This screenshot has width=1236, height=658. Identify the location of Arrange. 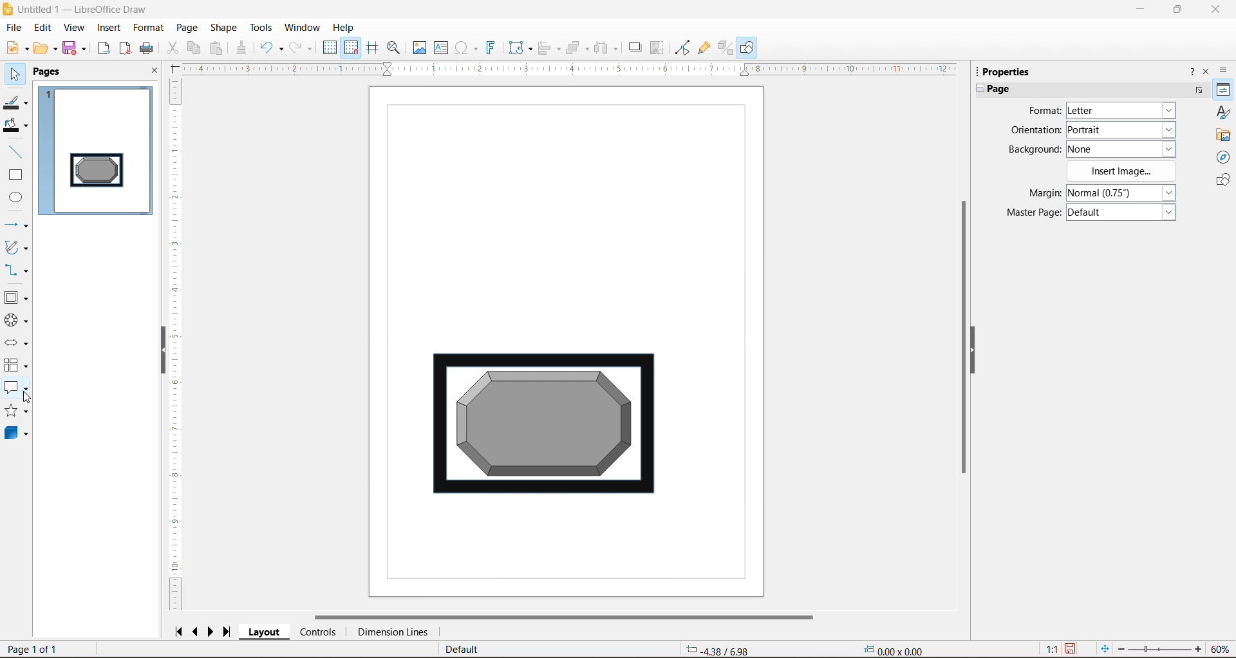
(577, 46).